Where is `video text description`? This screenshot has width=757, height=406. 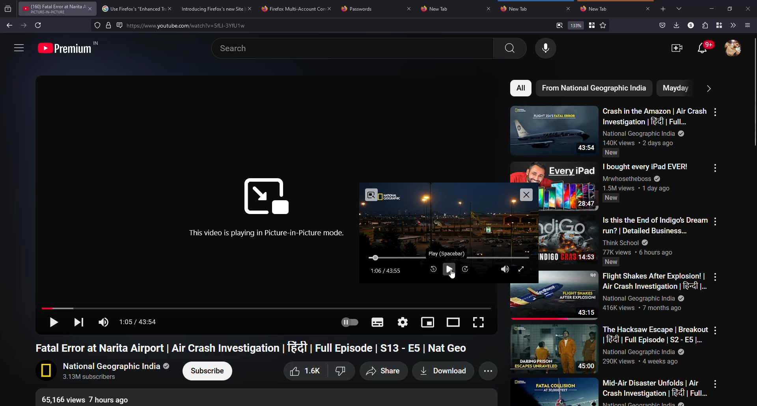 video text description is located at coordinates (656, 392).